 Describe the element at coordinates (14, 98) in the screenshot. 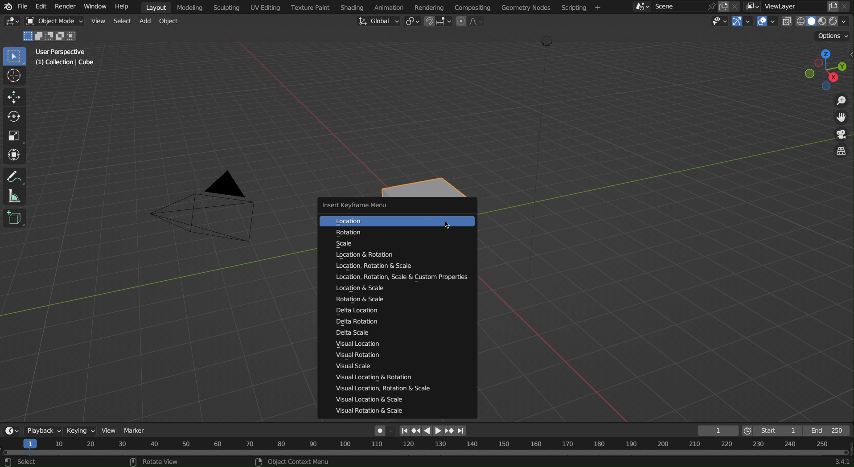

I see `Move` at that location.